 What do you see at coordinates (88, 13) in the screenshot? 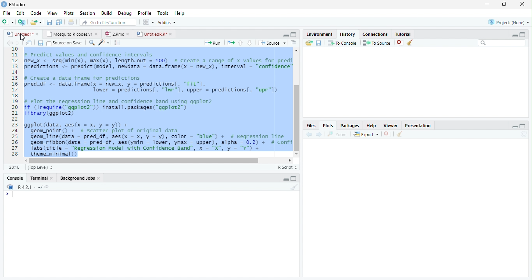
I see `Session` at bounding box center [88, 13].